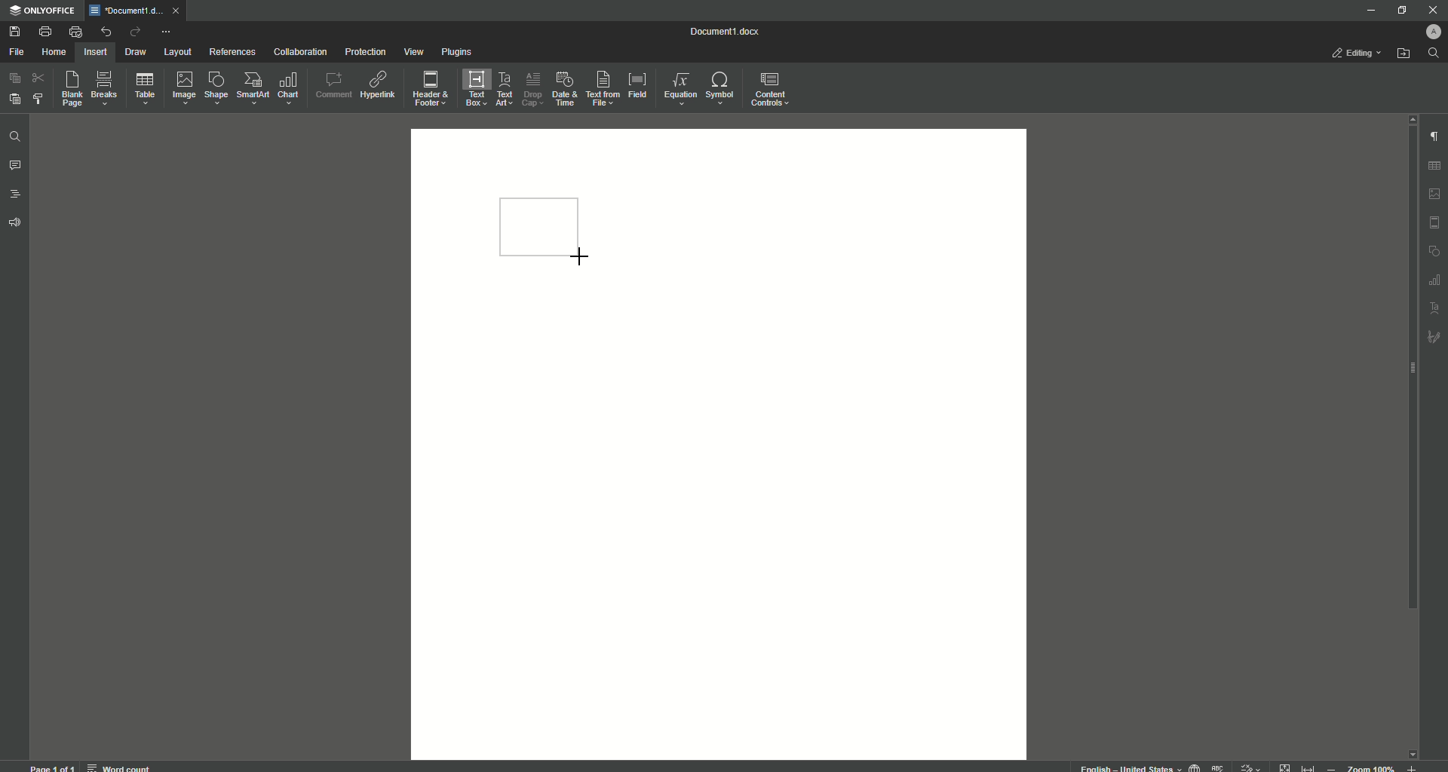 The height and width of the screenshot is (772, 1448). I want to click on text language, so click(1124, 767).